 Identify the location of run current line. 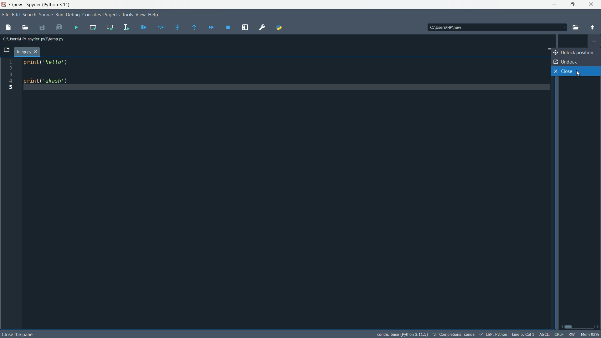
(160, 28).